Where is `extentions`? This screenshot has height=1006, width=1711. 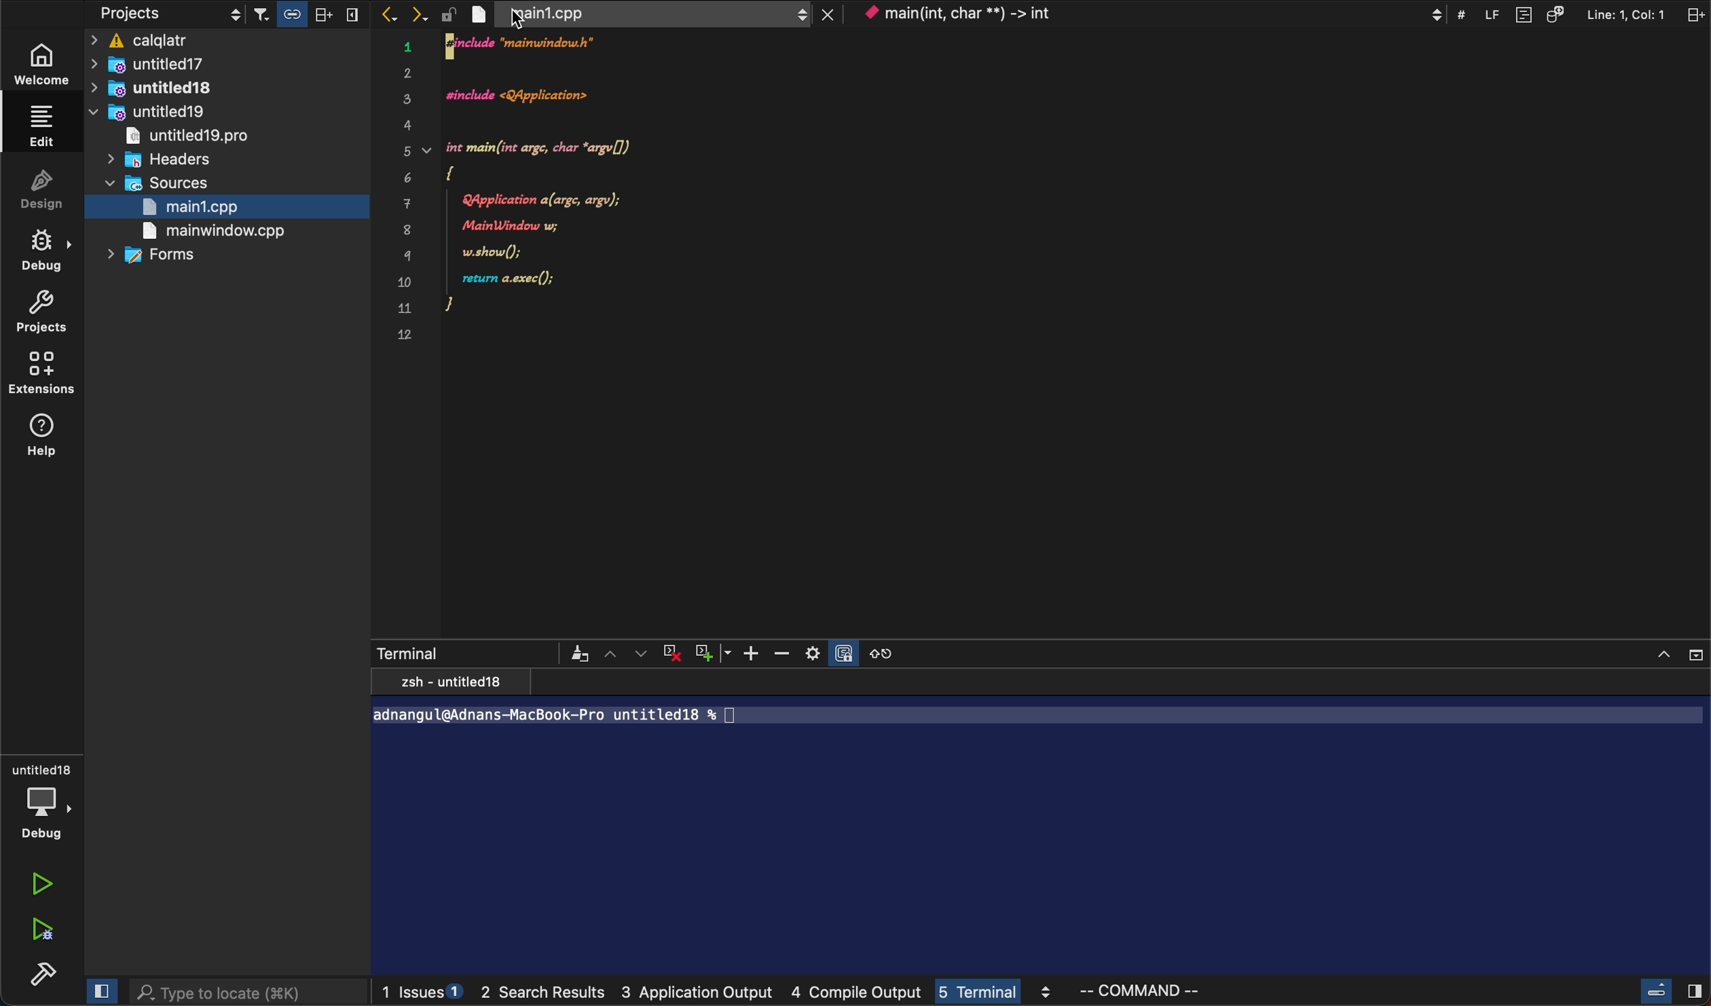
extentions is located at coordinates (45, 375).